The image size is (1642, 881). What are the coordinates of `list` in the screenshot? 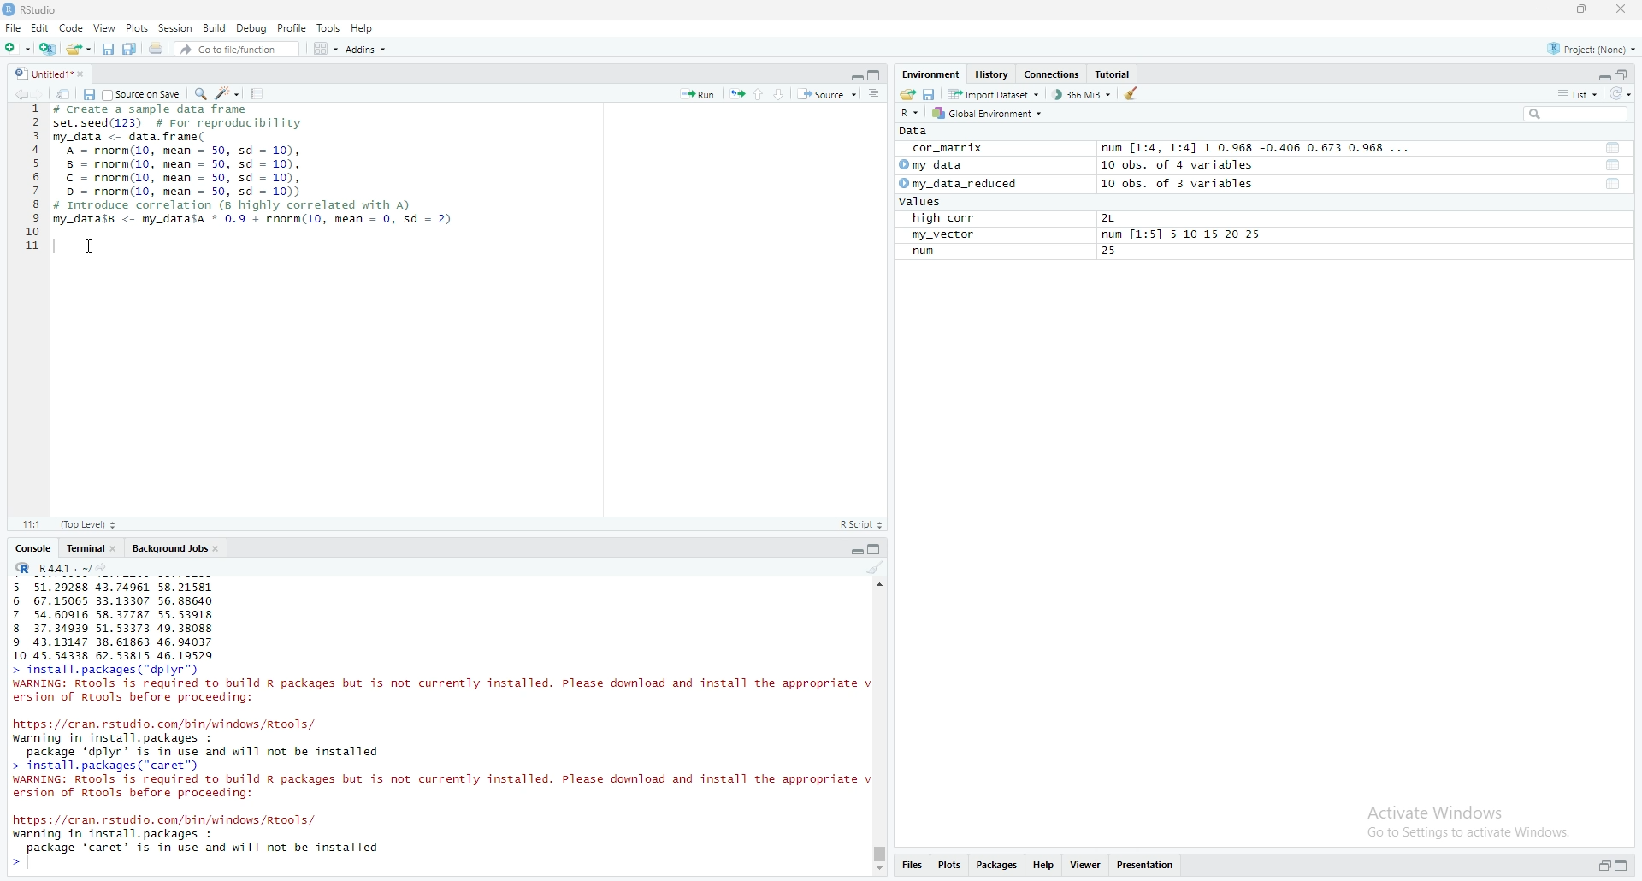 It's located at (1578, 95).